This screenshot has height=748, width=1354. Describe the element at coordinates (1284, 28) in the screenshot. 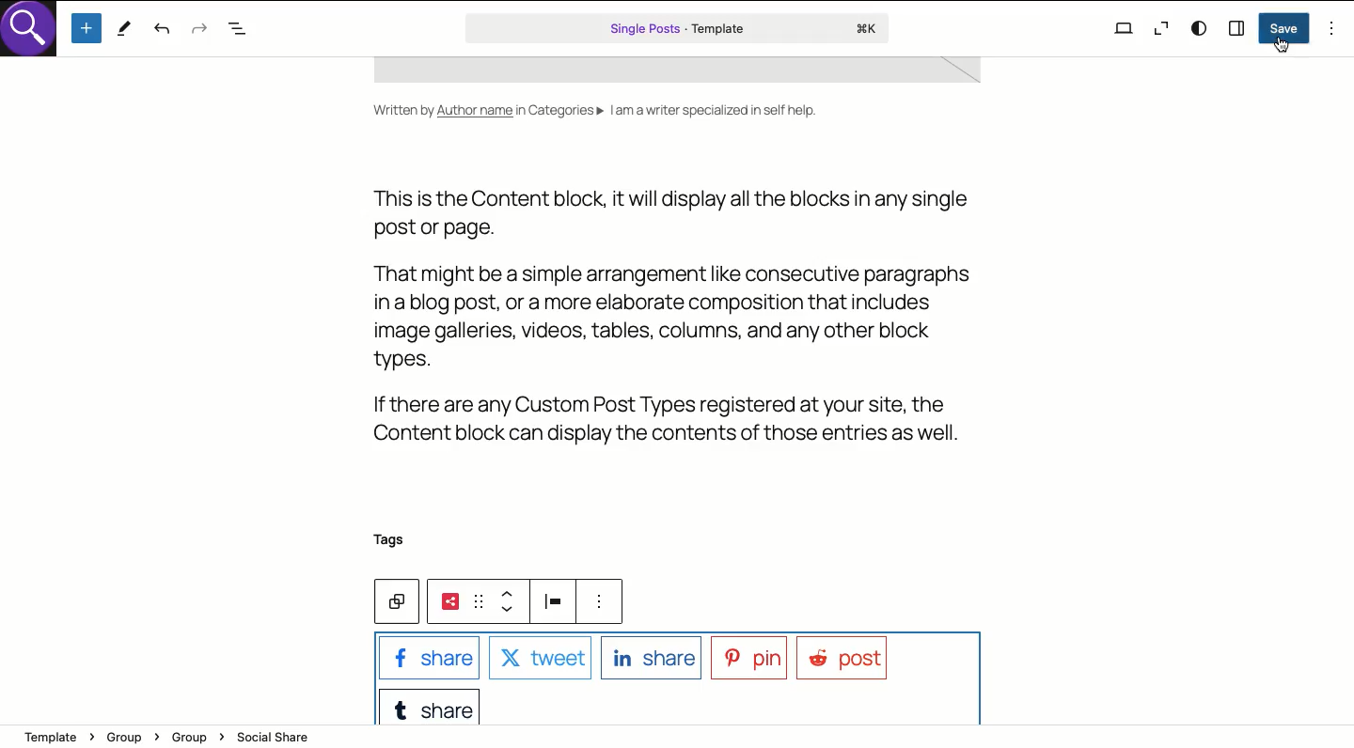

I see `Save` at that location.